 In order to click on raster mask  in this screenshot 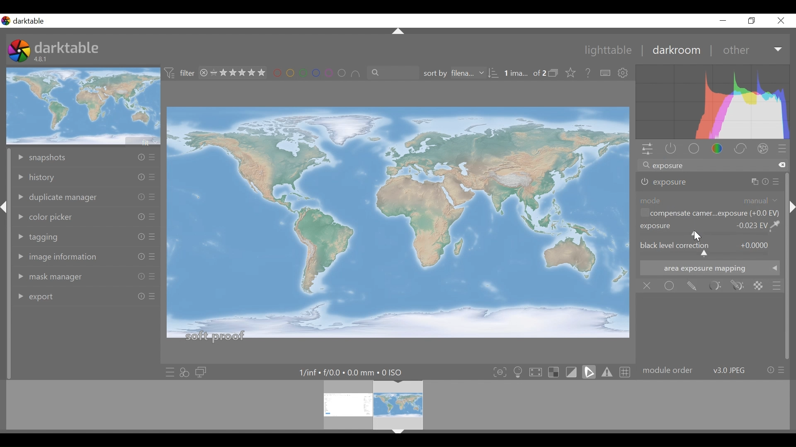, I will do `click(758, 286)`.